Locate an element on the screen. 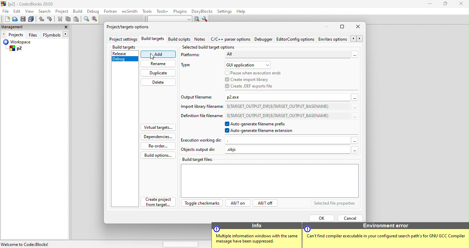 This screenshot has height=248, width=469. projects is located at coordinates (13, 34).